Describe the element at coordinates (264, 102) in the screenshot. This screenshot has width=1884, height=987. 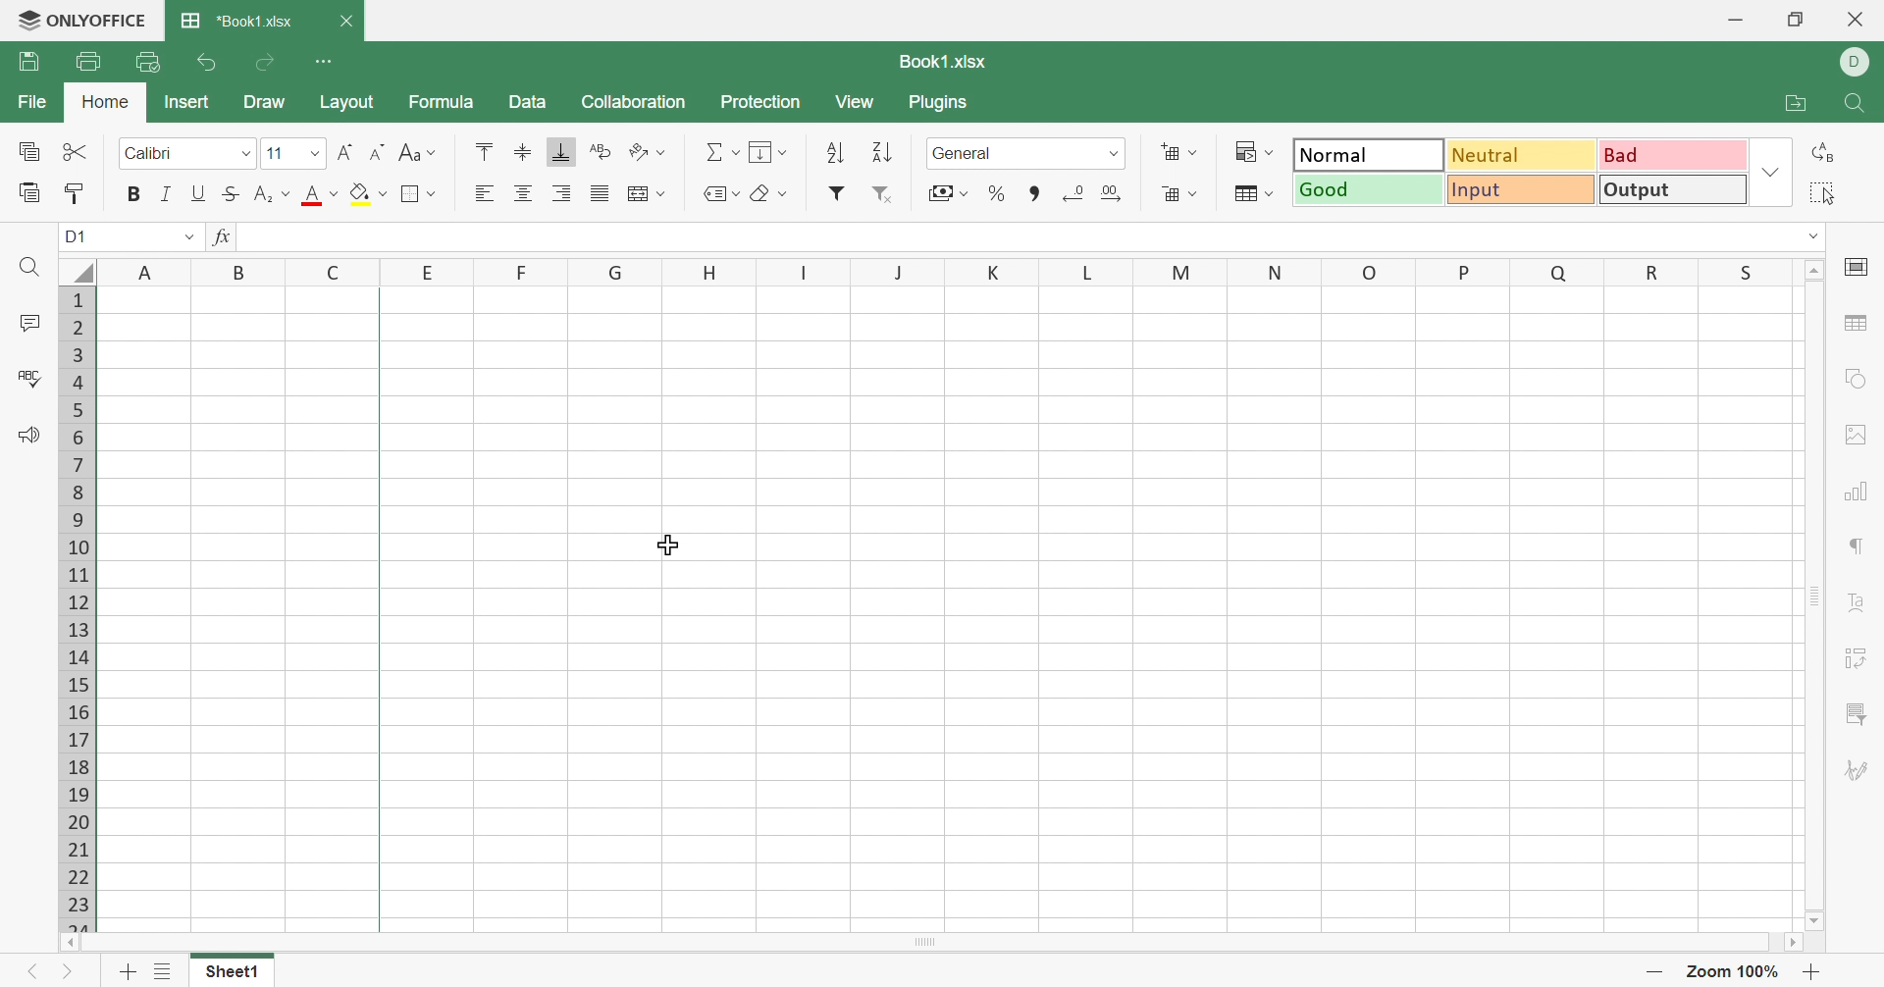
I see `Draw` at that location.